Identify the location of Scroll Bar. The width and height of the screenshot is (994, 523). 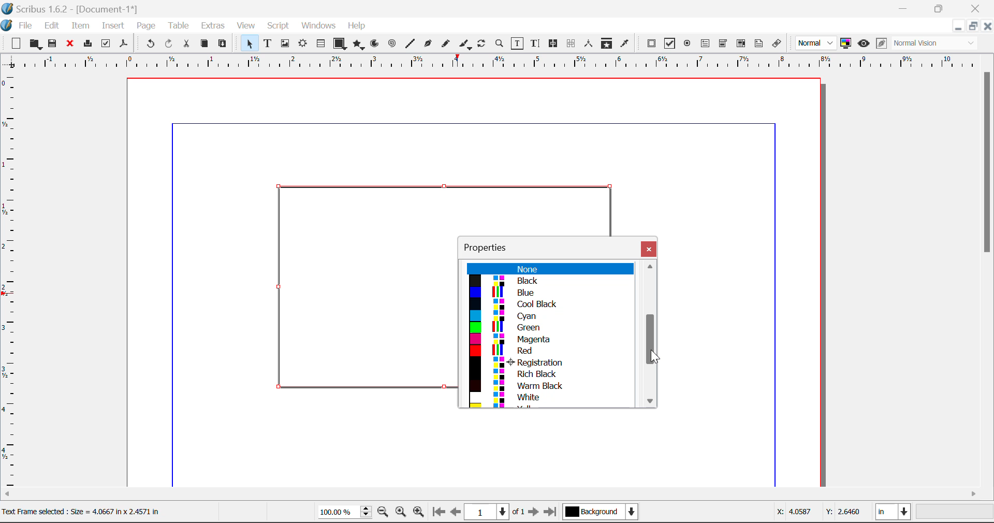
(988, 277).